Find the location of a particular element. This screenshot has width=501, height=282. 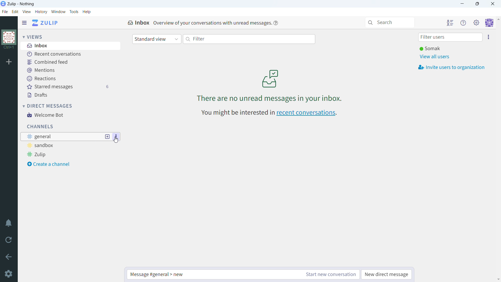

view is located at coordinates (26, 11).